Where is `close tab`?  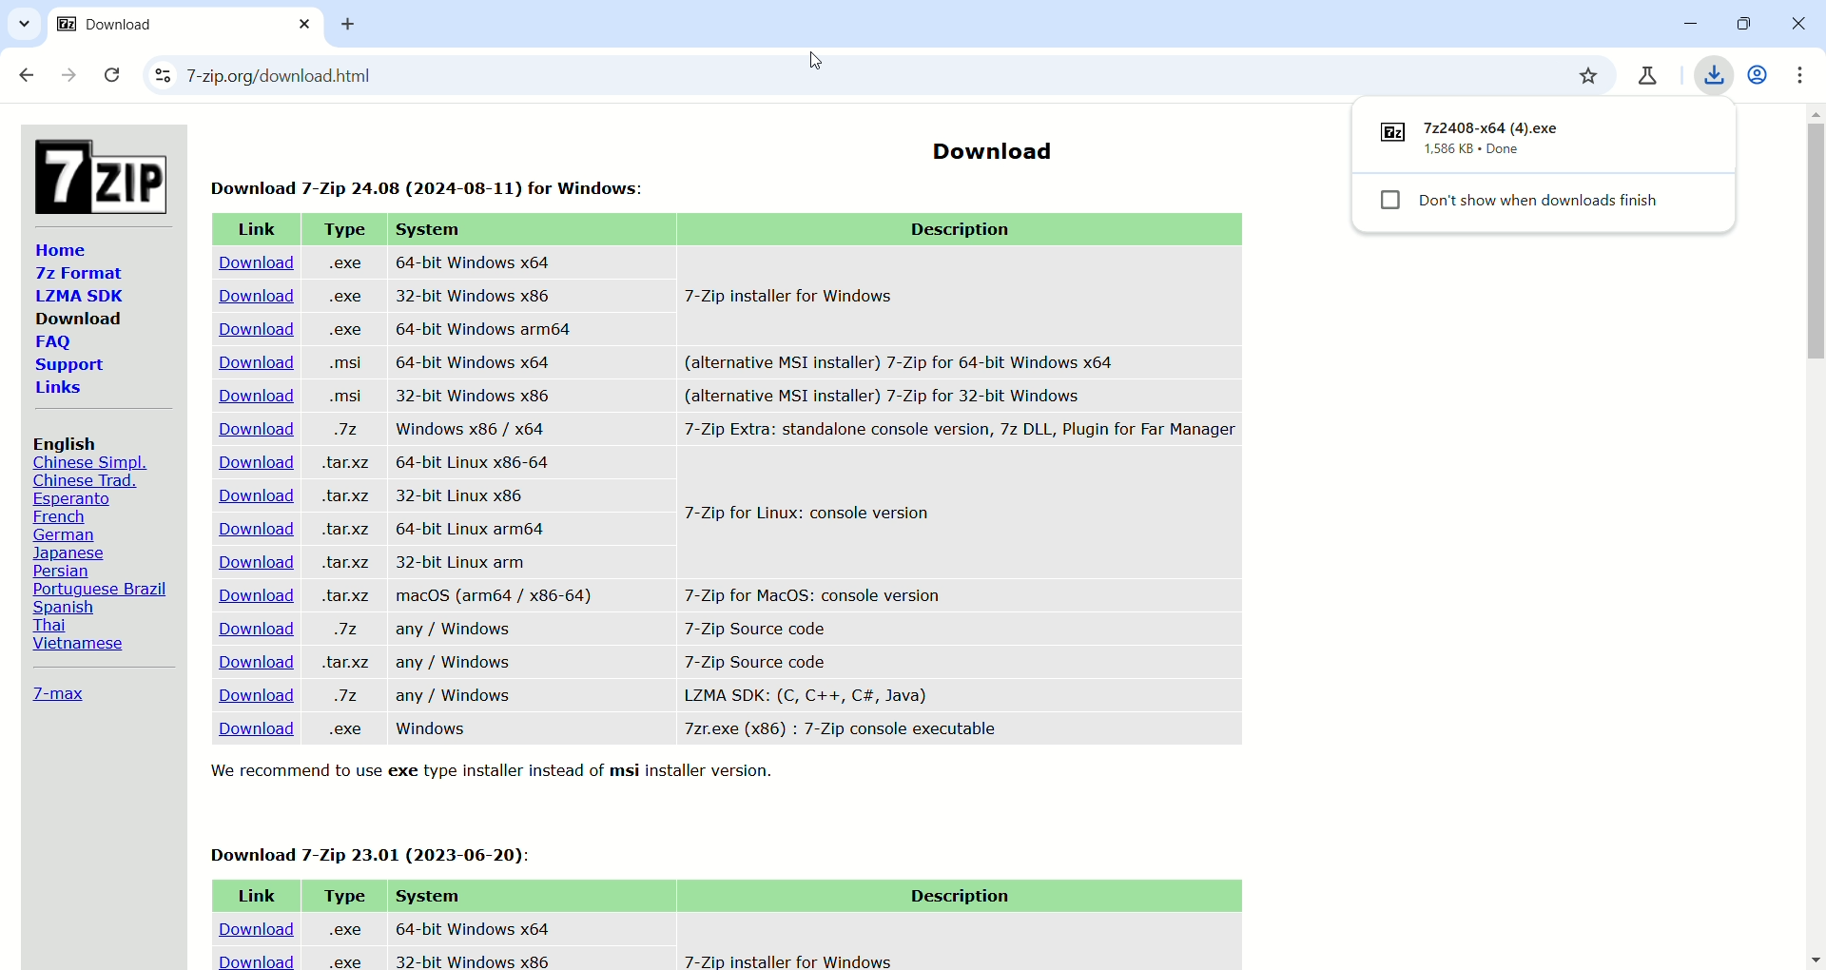 close tab is located at coordinates (306, 25).